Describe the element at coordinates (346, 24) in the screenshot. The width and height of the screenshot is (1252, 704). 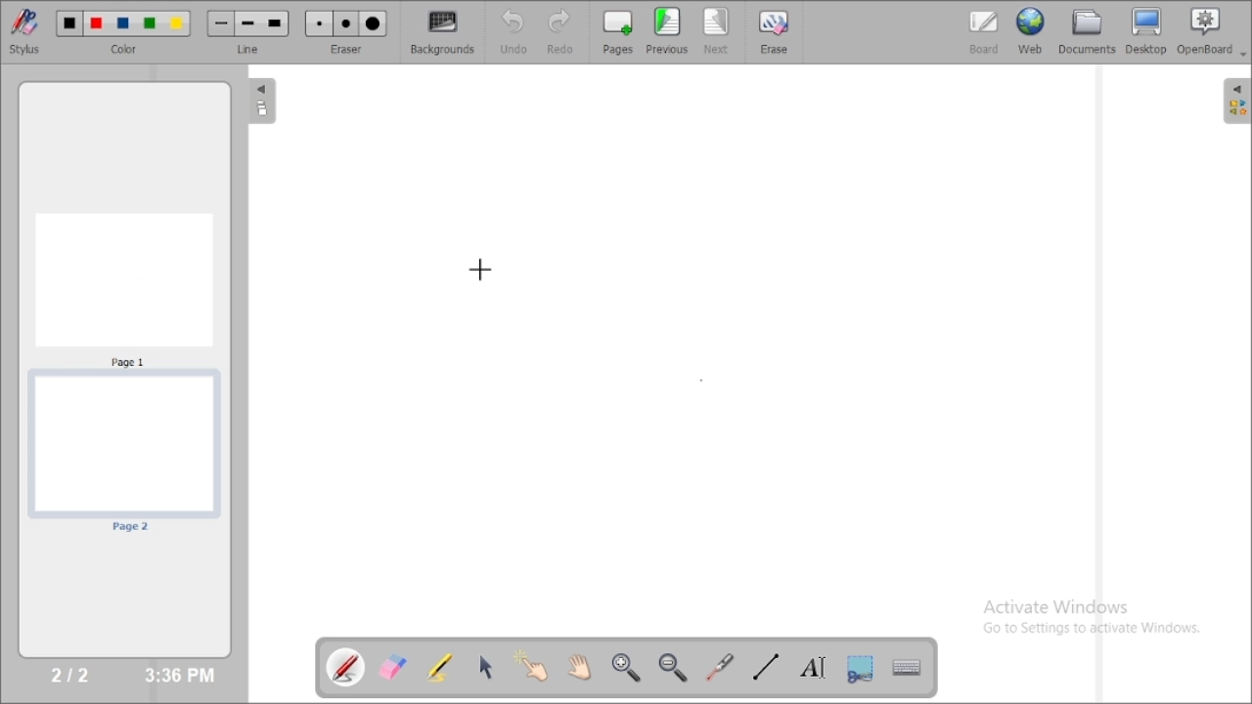
I see `Medium eraser` at that location.